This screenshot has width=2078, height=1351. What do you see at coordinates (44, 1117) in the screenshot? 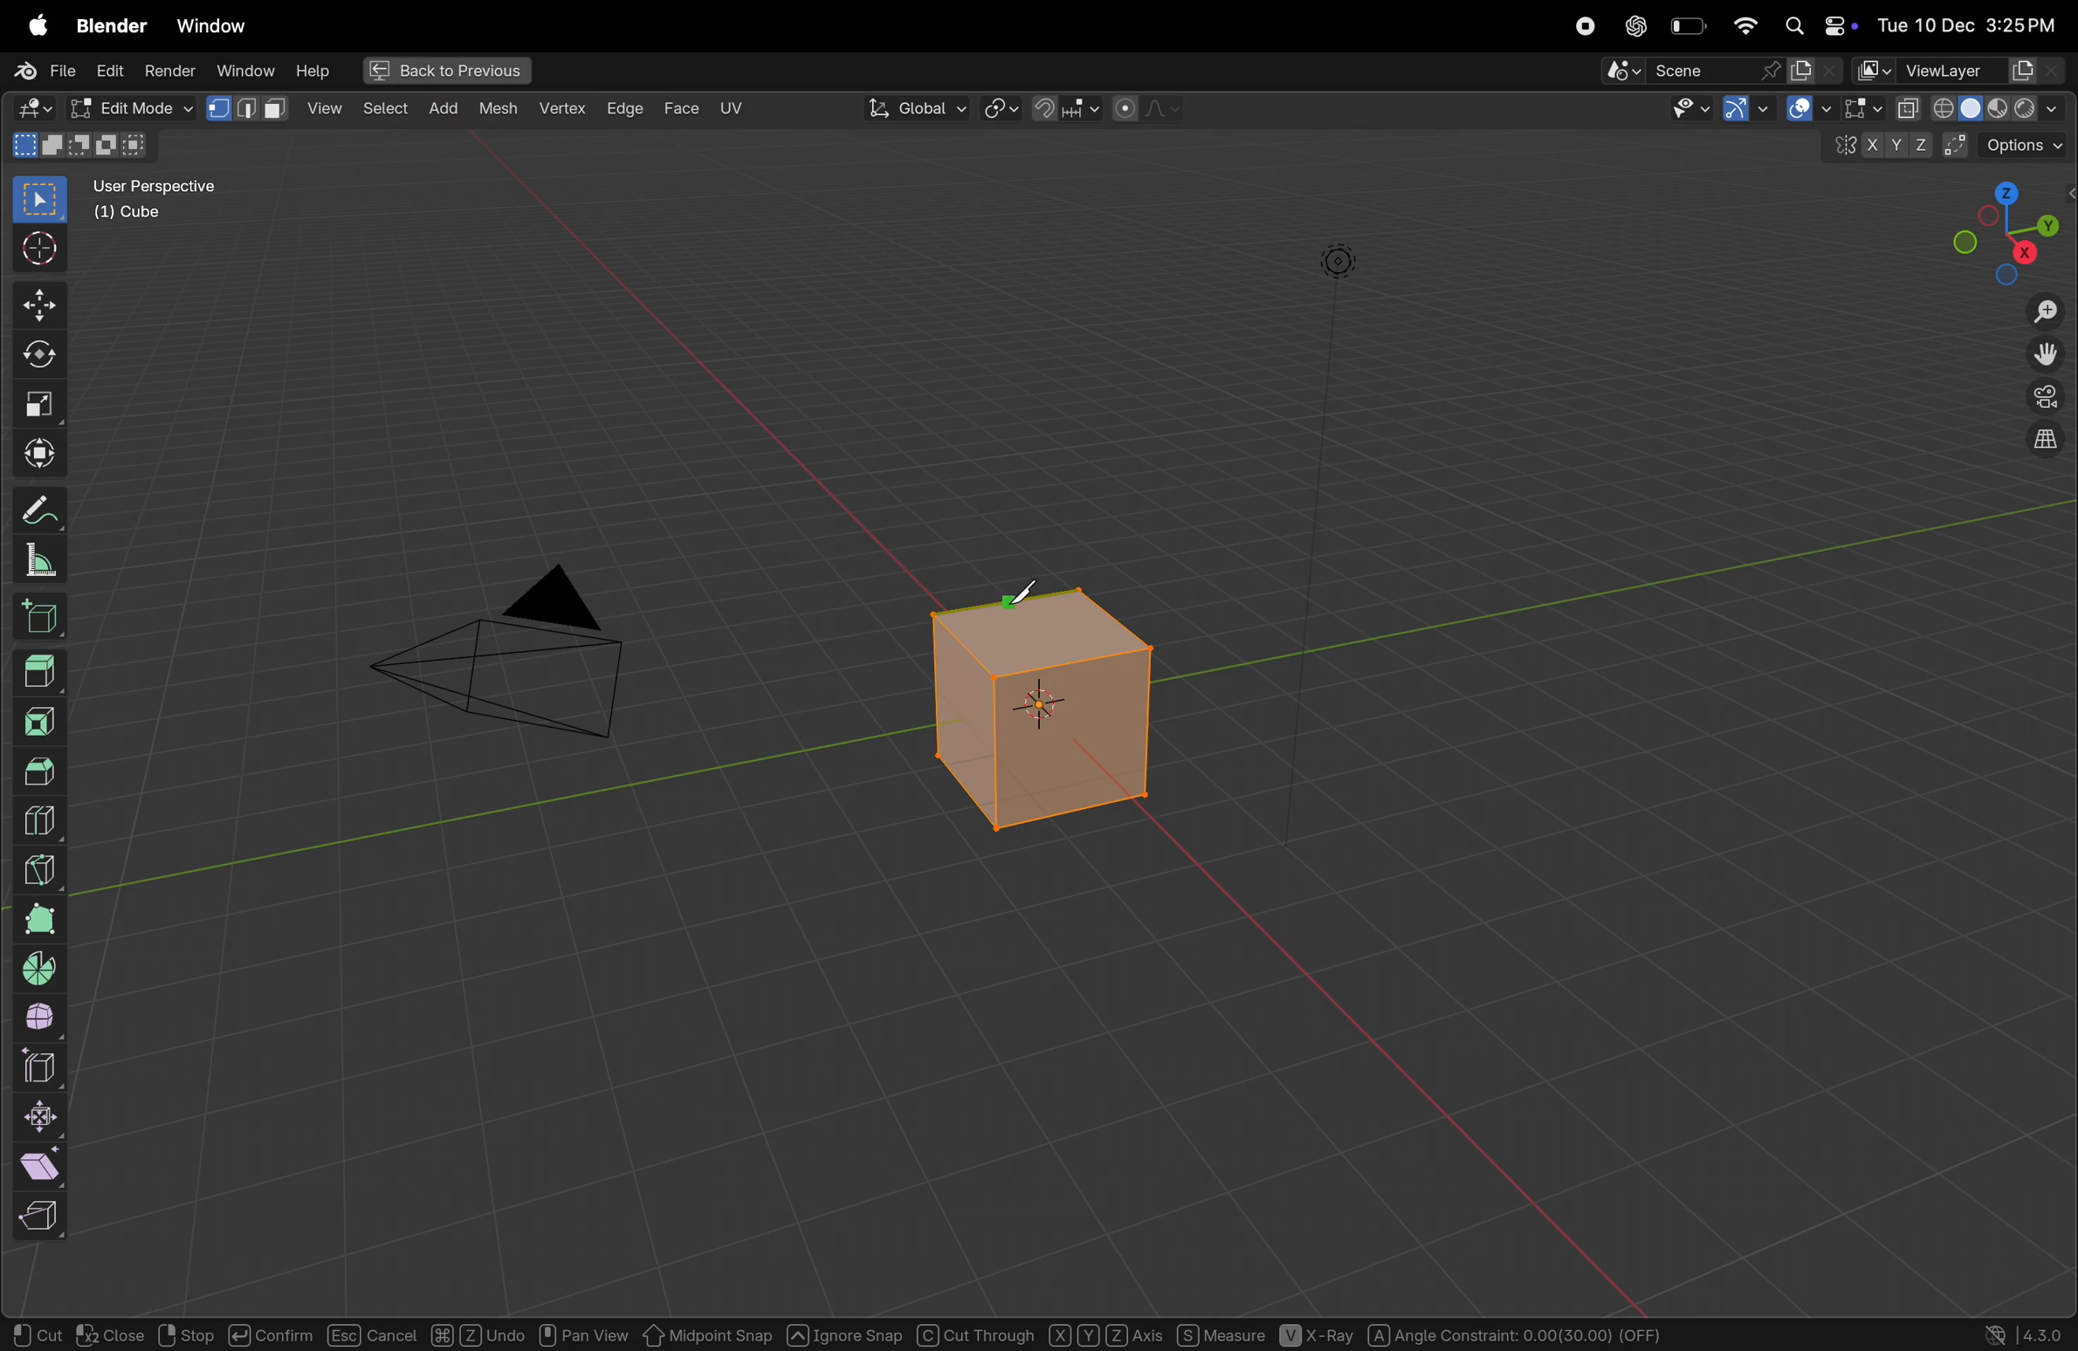
I see `sink faten` at bounding box center [44, 1117].